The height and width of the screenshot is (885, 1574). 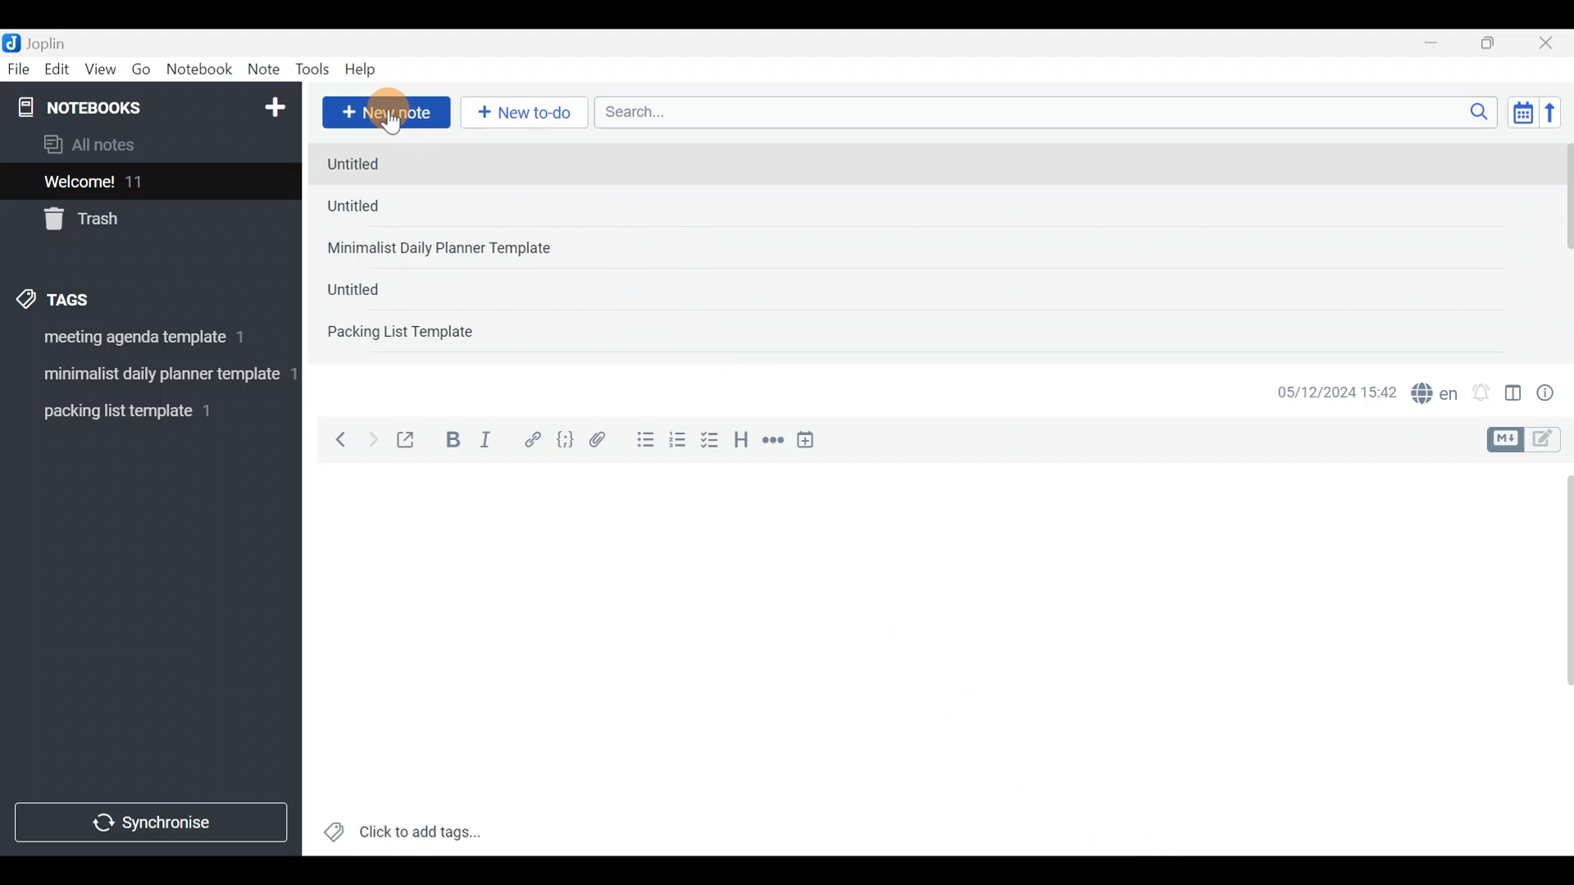 What do you see at coordinates (400, 330) in the screenshot?
I see `Packing List Template` at bounding box center [400, 330].